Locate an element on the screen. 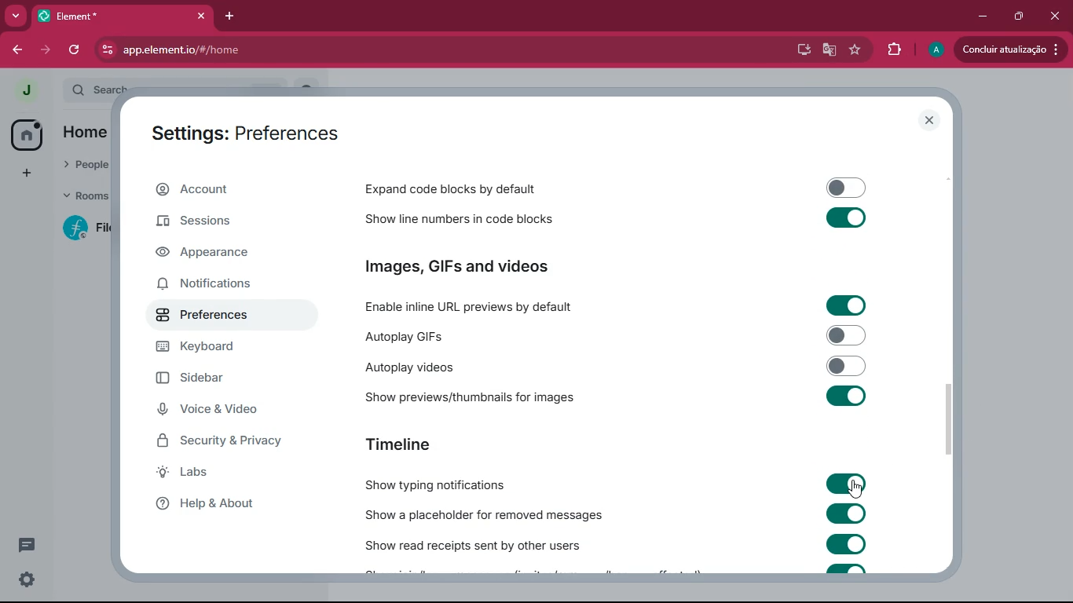  maximize is located at coordinates (1020, 16).